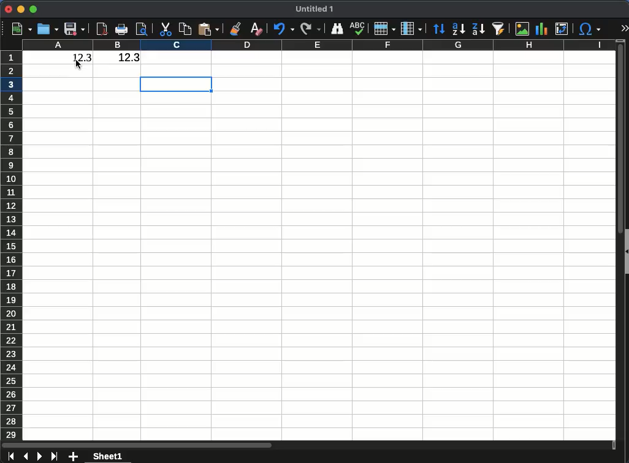 This screenshot has width=629, height=463. Describe the element at coordinates (314, 9) in the screenshot. I see `untitled 1` at that location.